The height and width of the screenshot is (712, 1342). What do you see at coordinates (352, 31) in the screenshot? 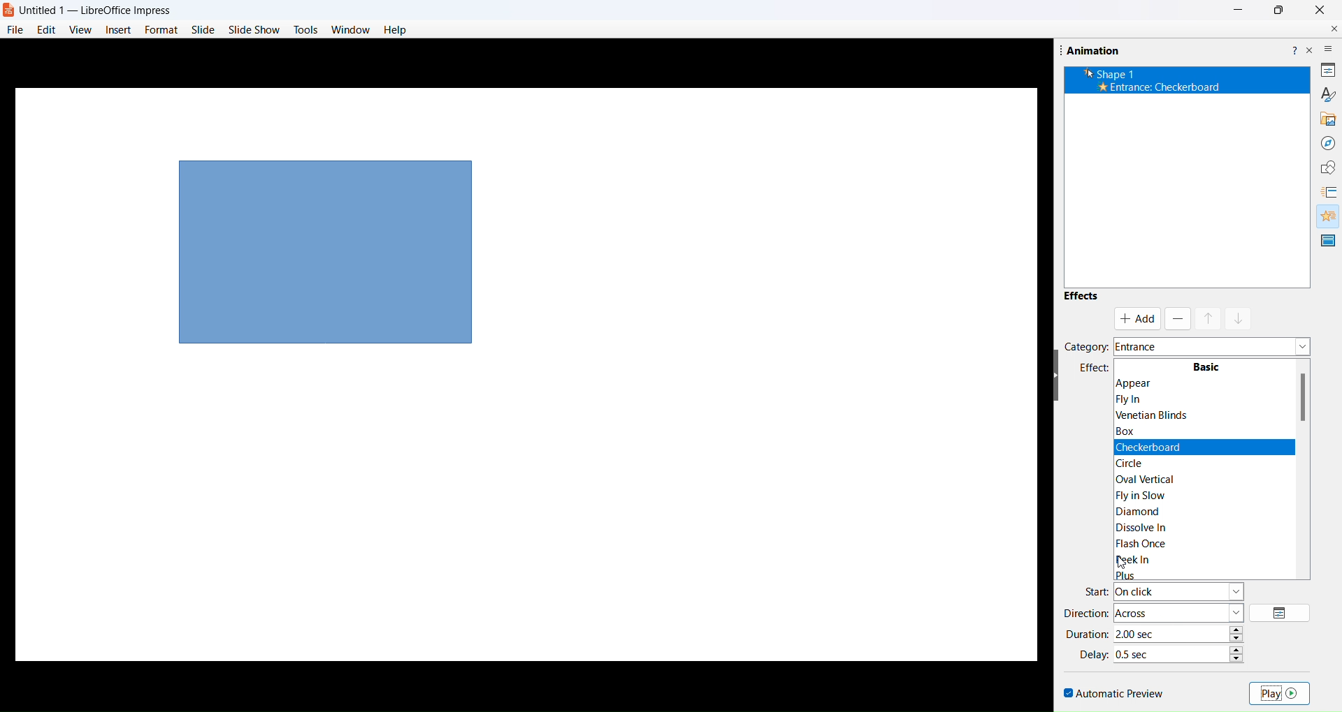
I see `window` at bounding box center [352, 31].